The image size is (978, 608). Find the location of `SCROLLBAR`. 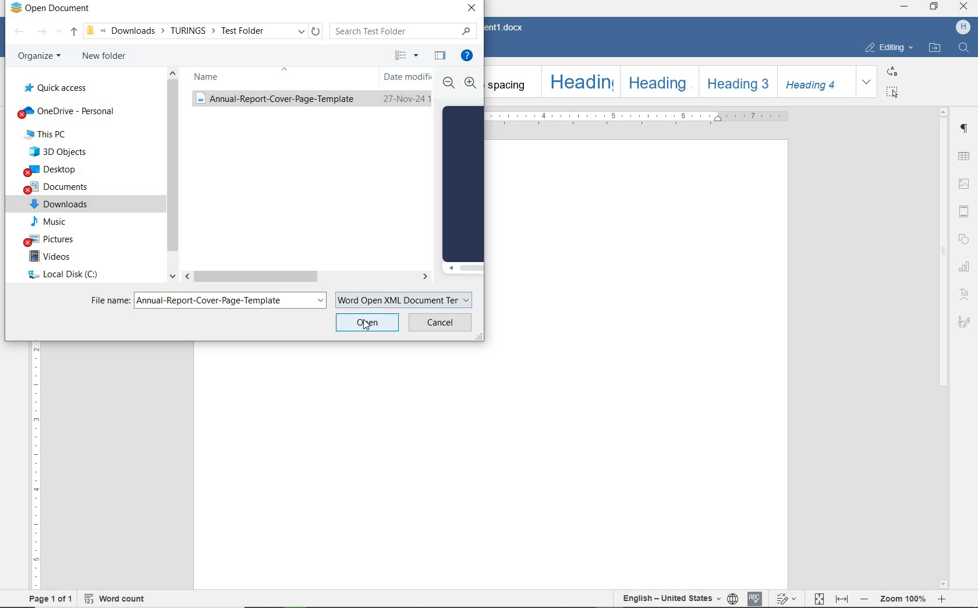

SCROLLBAR is located at coordinates (310, 277).